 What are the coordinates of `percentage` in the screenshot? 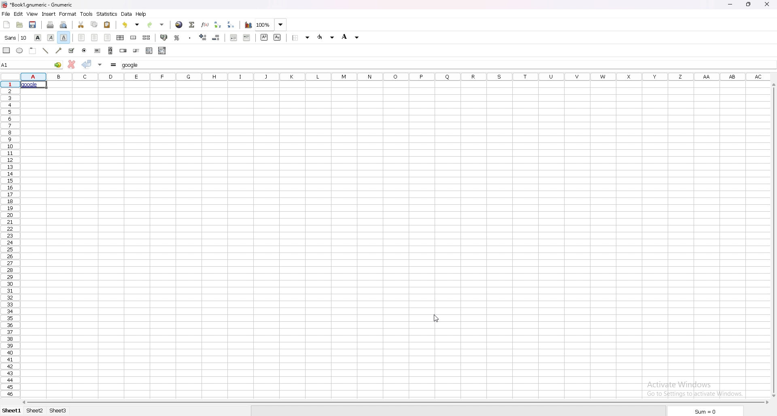 It's located at (177, 38).